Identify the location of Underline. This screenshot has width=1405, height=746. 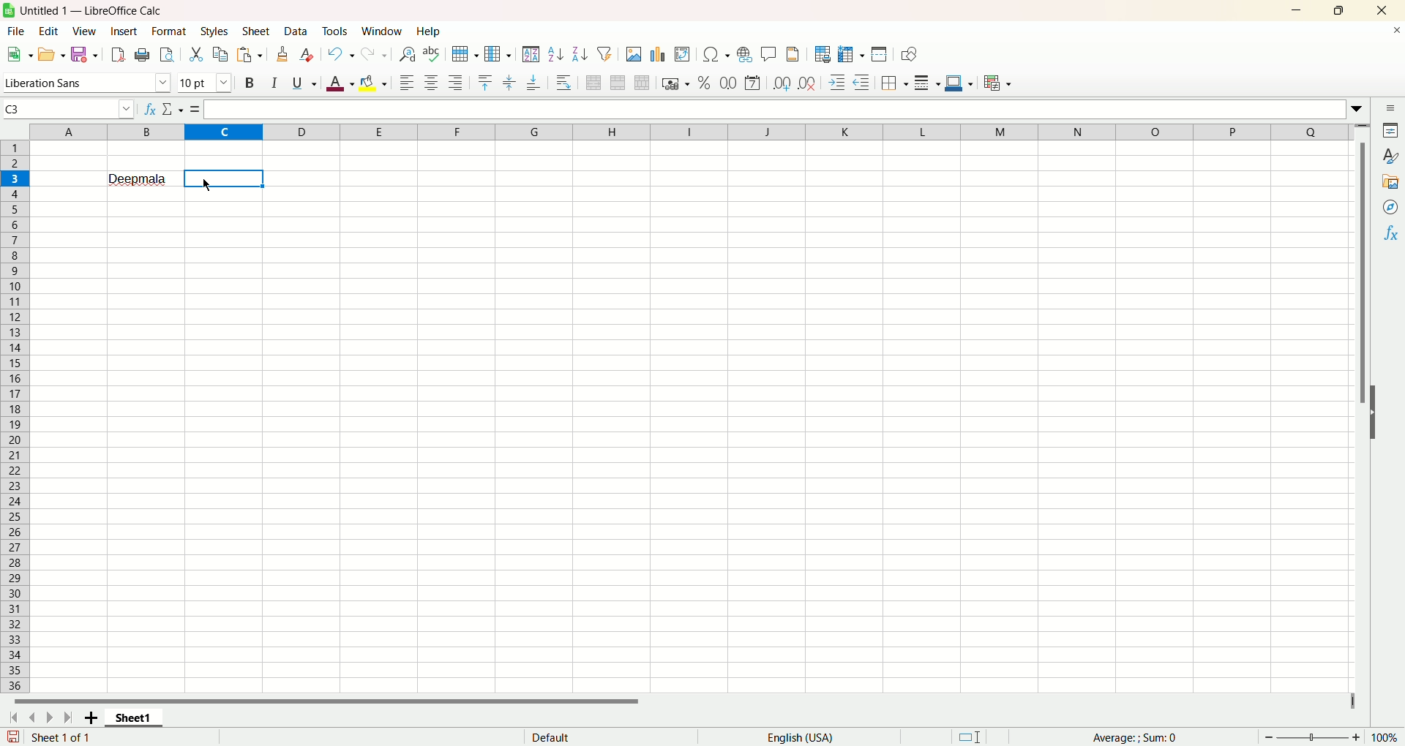
(304, 83).